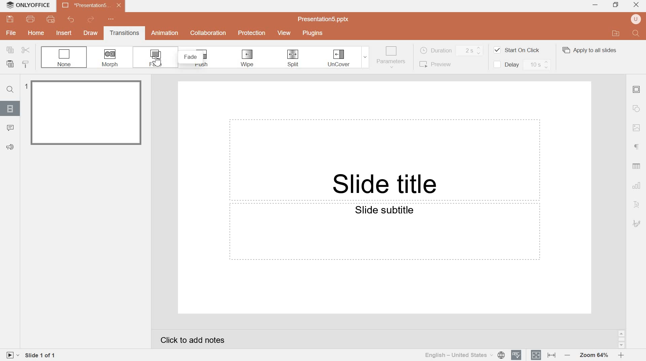  Describe the element at coordinates (384, 160) in the screenshot. I see `Text field` at that location.